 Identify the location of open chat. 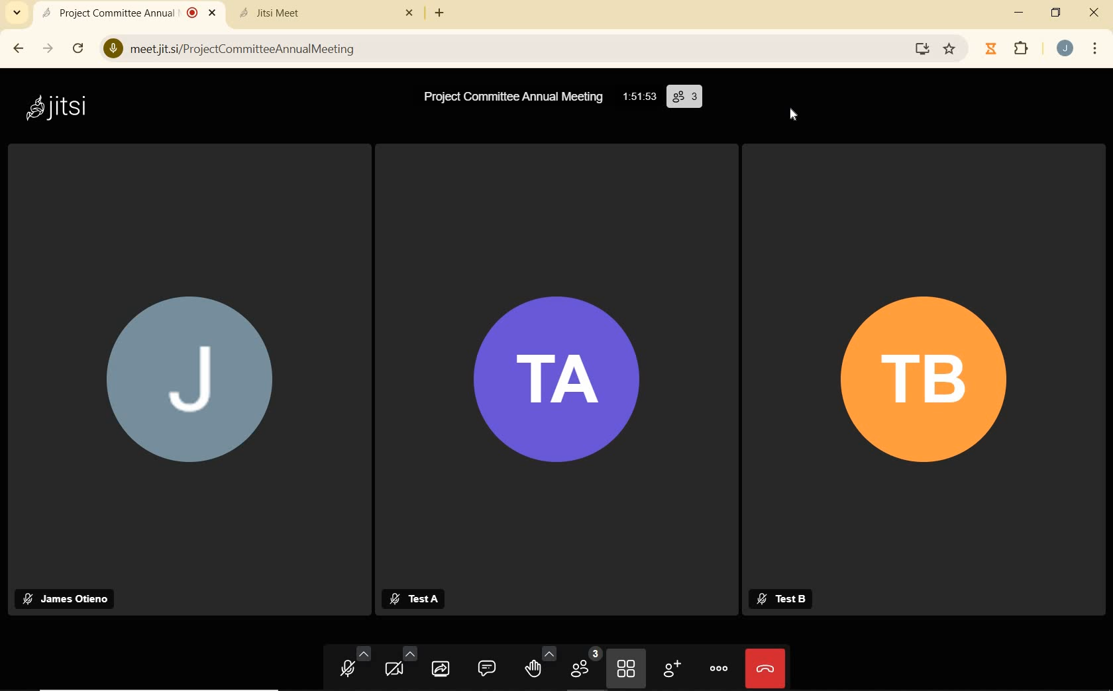
(489, 668).